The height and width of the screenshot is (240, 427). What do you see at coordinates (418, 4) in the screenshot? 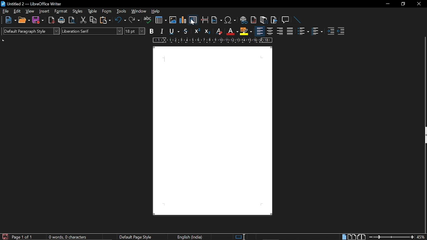
I see `close` at bounding box center [418, 4].